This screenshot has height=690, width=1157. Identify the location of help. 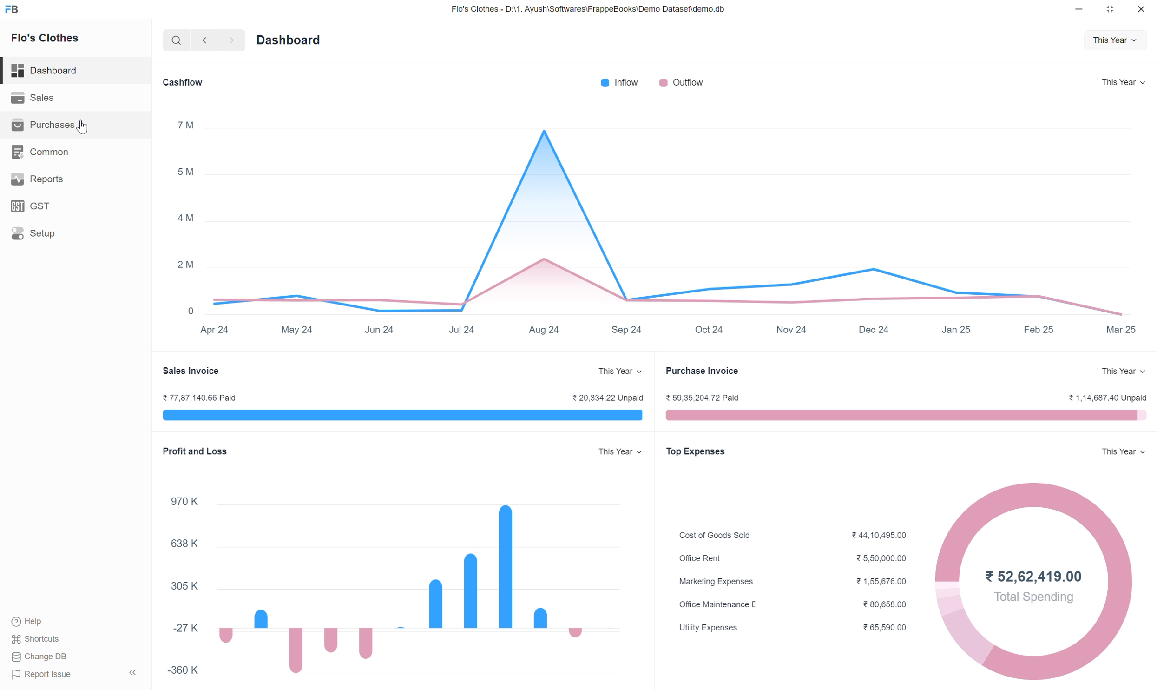
(26, 623).